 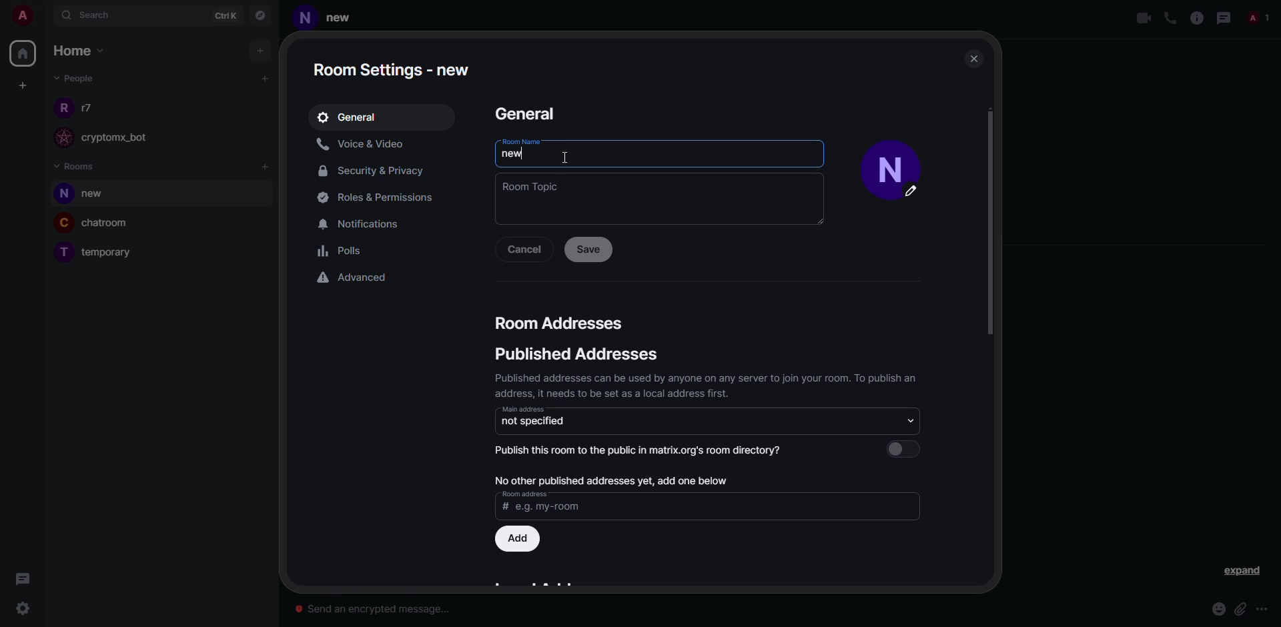 I want to click on navigator, so click(x=262, y=15).